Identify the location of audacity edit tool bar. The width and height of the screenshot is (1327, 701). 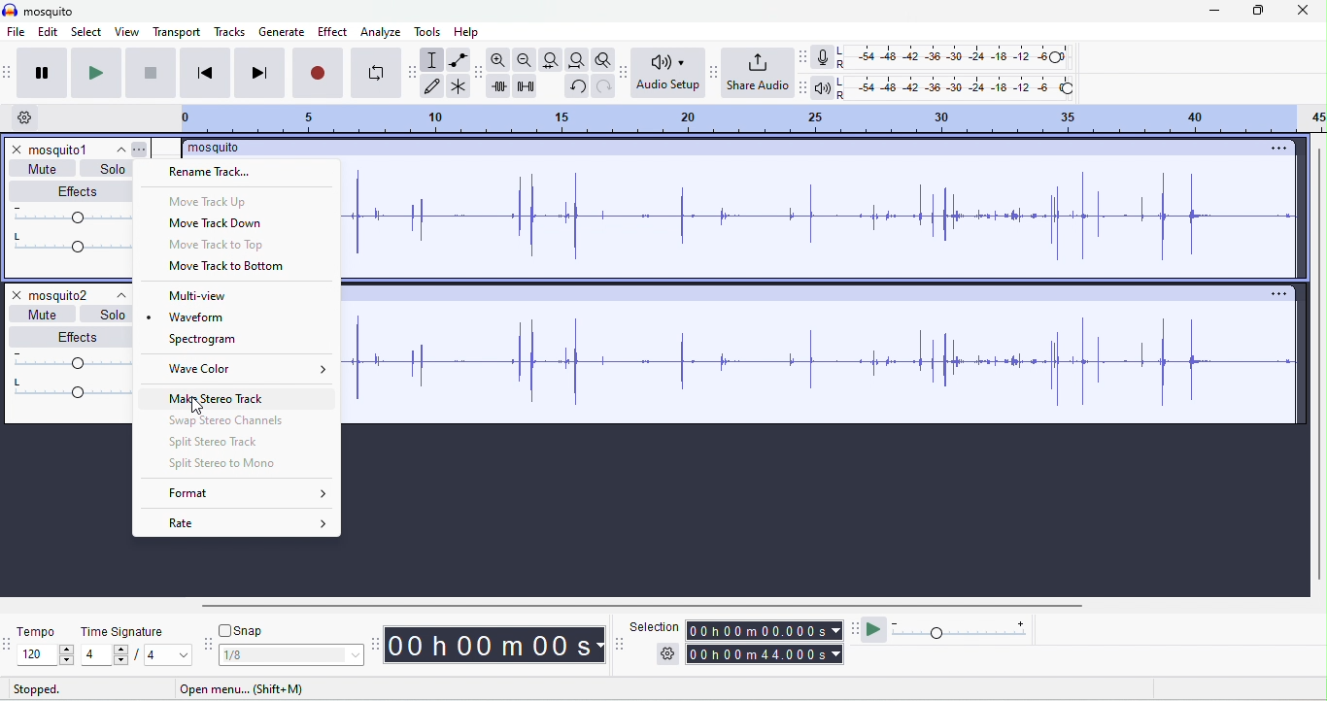
(481, 71).